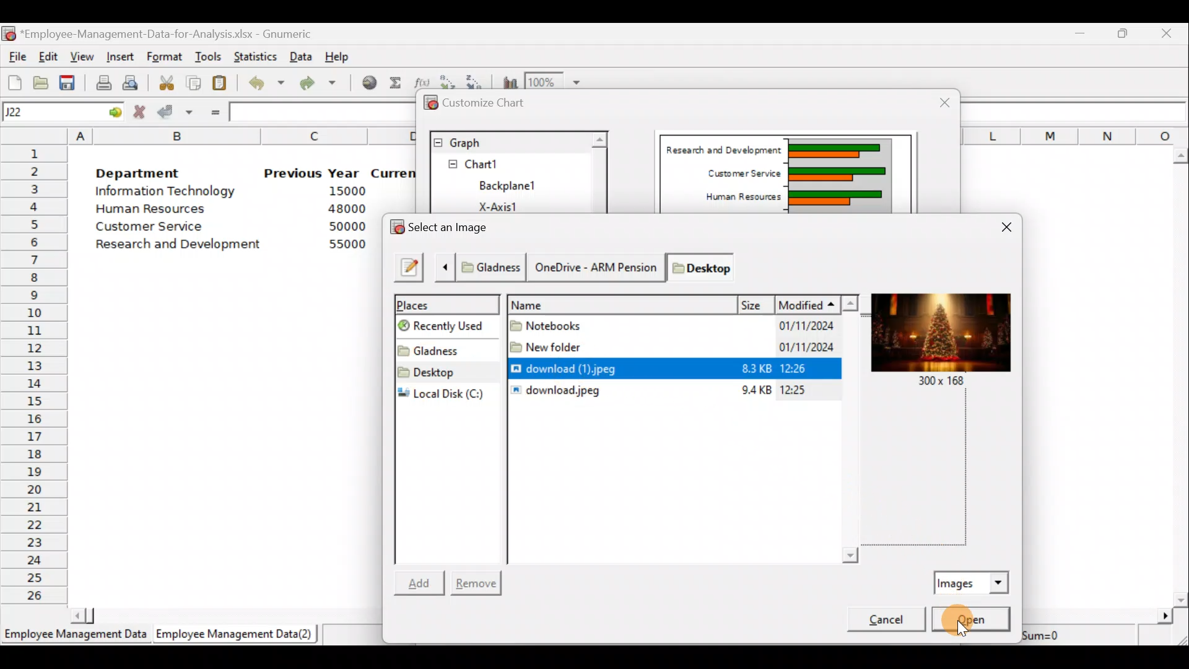  What do you see at coordinates (74, 636) in the screenshot?
I see `Employee Management Data` at bounding box center [74, 636].